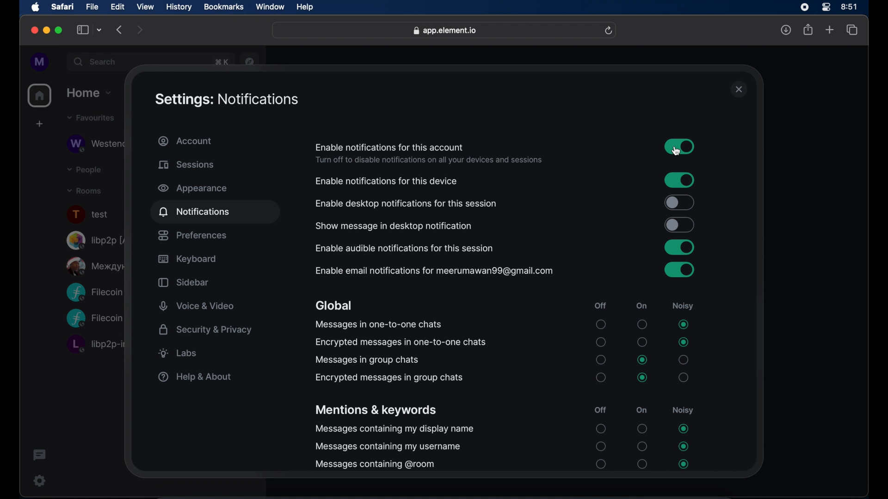  What do you see at coordinates (428, 160) in the screenshot?
I see `info- turn off to disable notifications on all devices and sessions.` at bounding box center [428, 160].